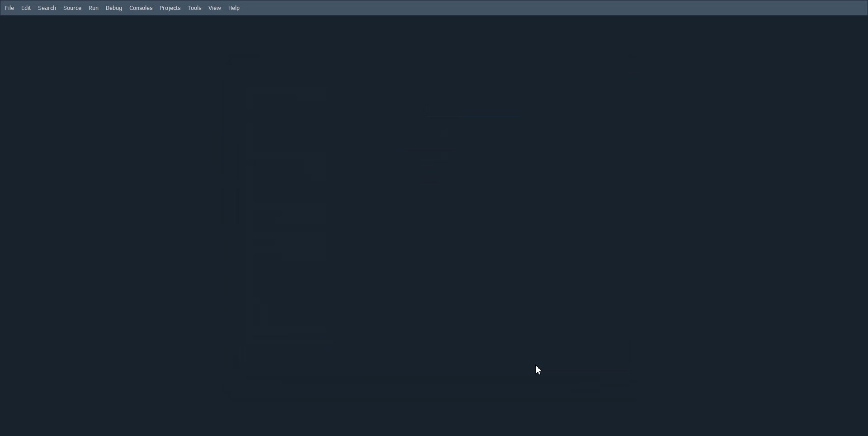 The height and width of the screenshot is (436, 868). I want to click on View , so click(215, 8).